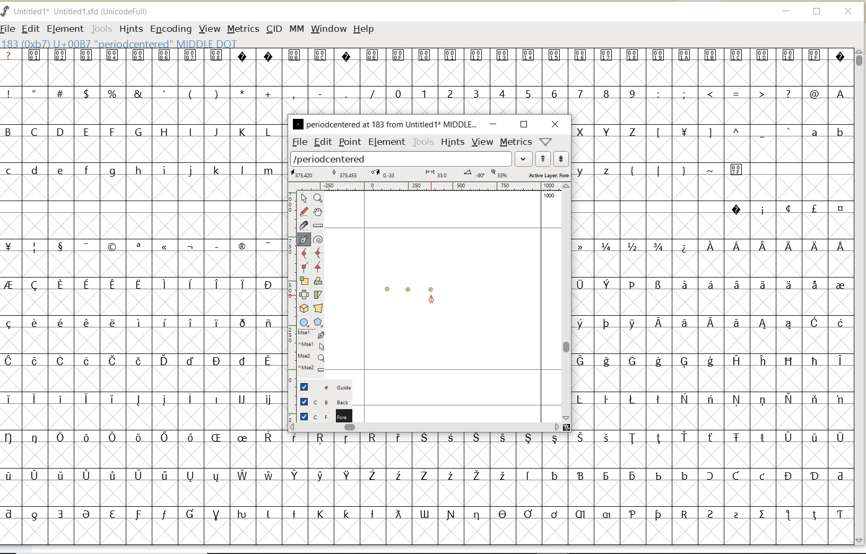  I want to click on lowercase letters, so click(141, 171).